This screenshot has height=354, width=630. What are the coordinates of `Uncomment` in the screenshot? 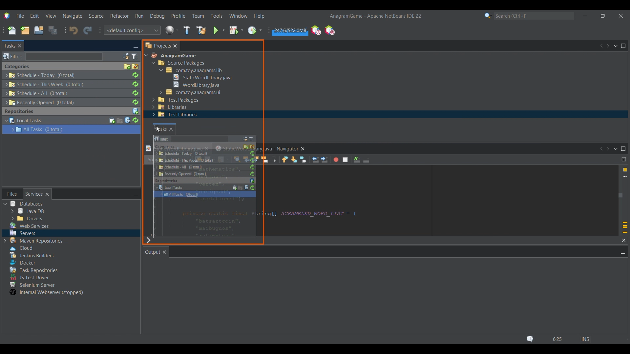 It's located at (366, 160).